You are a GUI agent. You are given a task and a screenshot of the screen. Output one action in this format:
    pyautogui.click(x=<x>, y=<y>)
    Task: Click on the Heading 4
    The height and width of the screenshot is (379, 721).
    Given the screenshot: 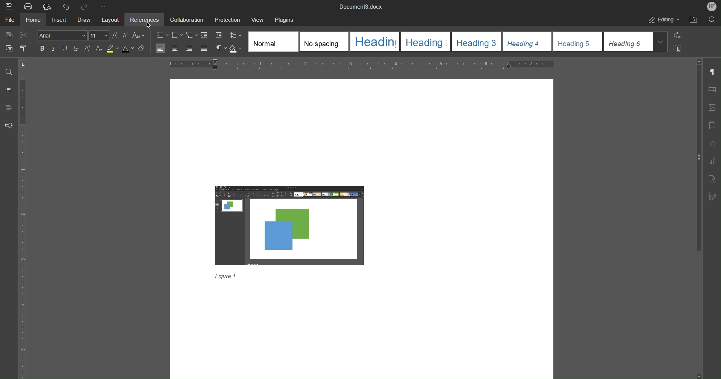 What is the action you would take?
    pyautogui.click(x=527, y=42)
    